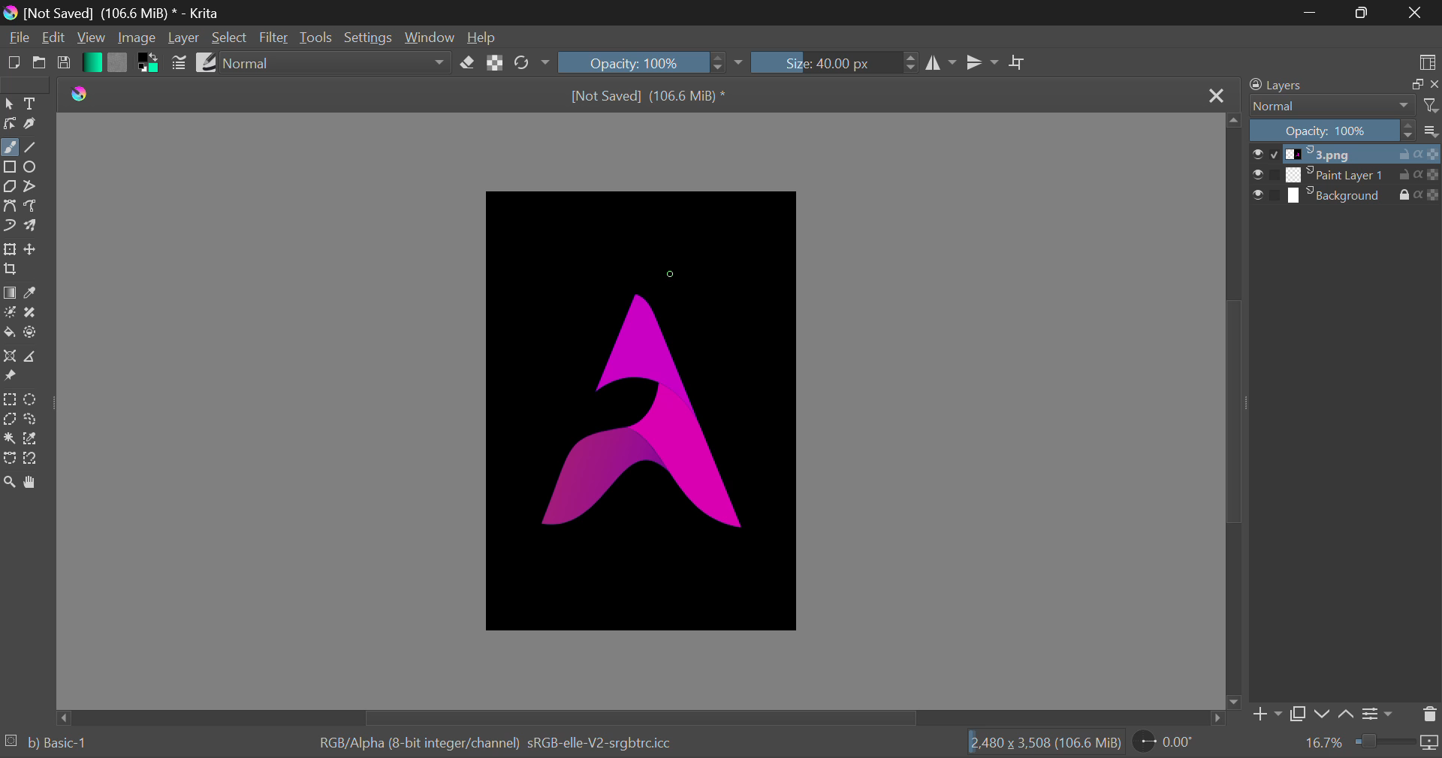  I want to click on Horizontal Mirror Flip, so click(982, 62).